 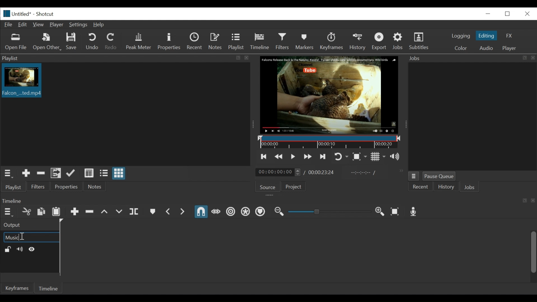 I want to click on Playlist menu, so click(x=7, y=173).